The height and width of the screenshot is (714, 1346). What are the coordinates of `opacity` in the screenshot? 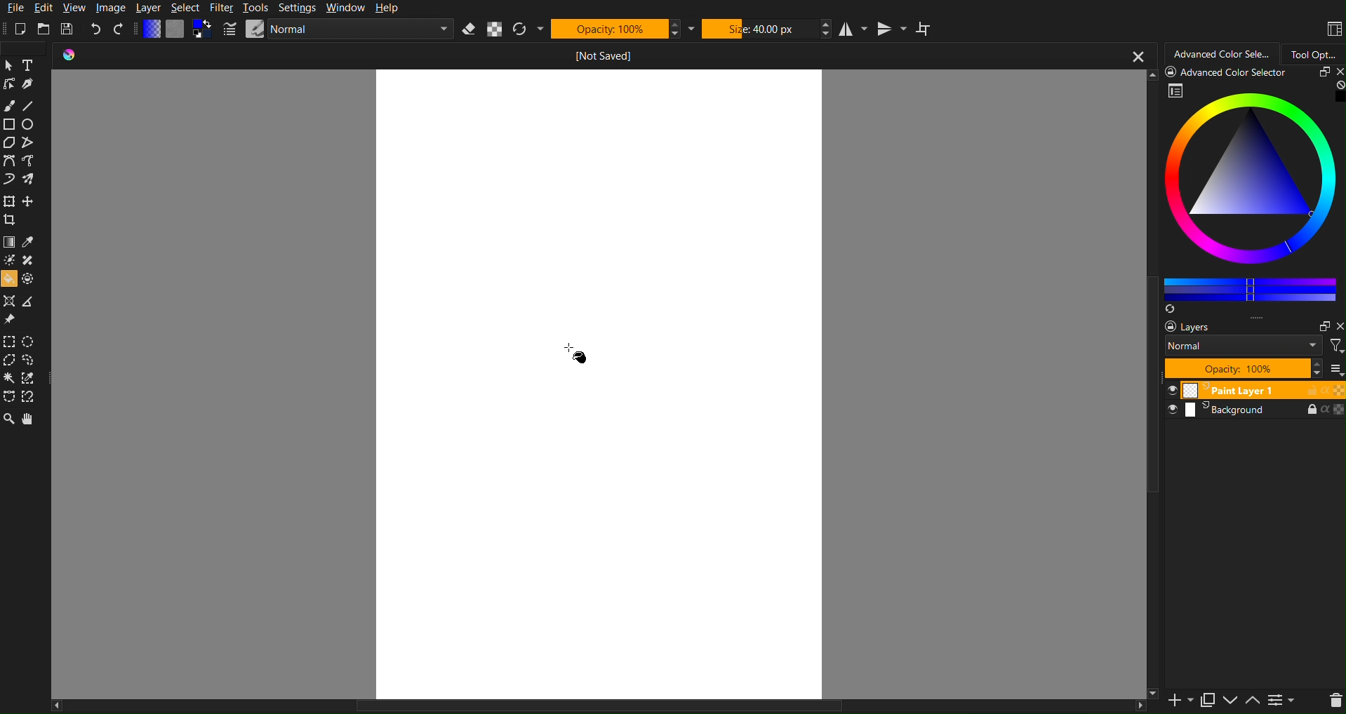 It's located at (1338, 410).